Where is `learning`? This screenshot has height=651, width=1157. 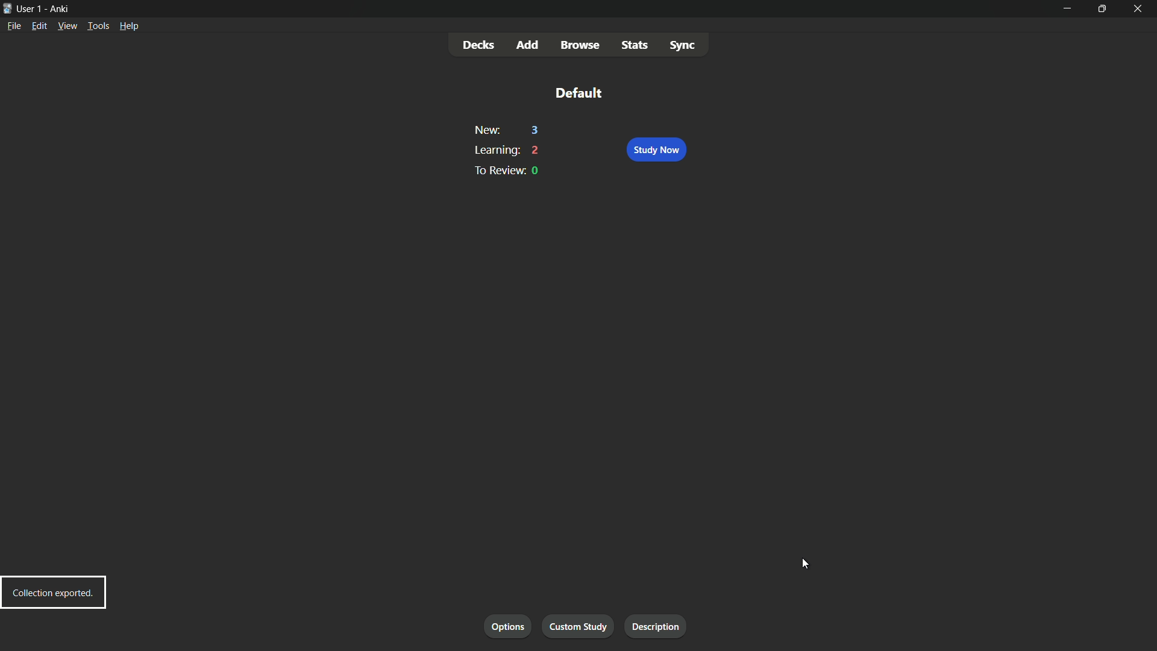
learning is located at coordinates (495, 150).